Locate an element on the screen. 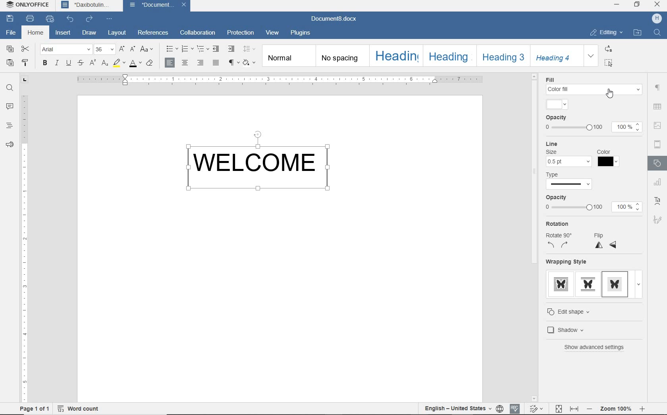 The height and width of the screenshot is (415, 667). COPY is located at coordinates (10, 49).